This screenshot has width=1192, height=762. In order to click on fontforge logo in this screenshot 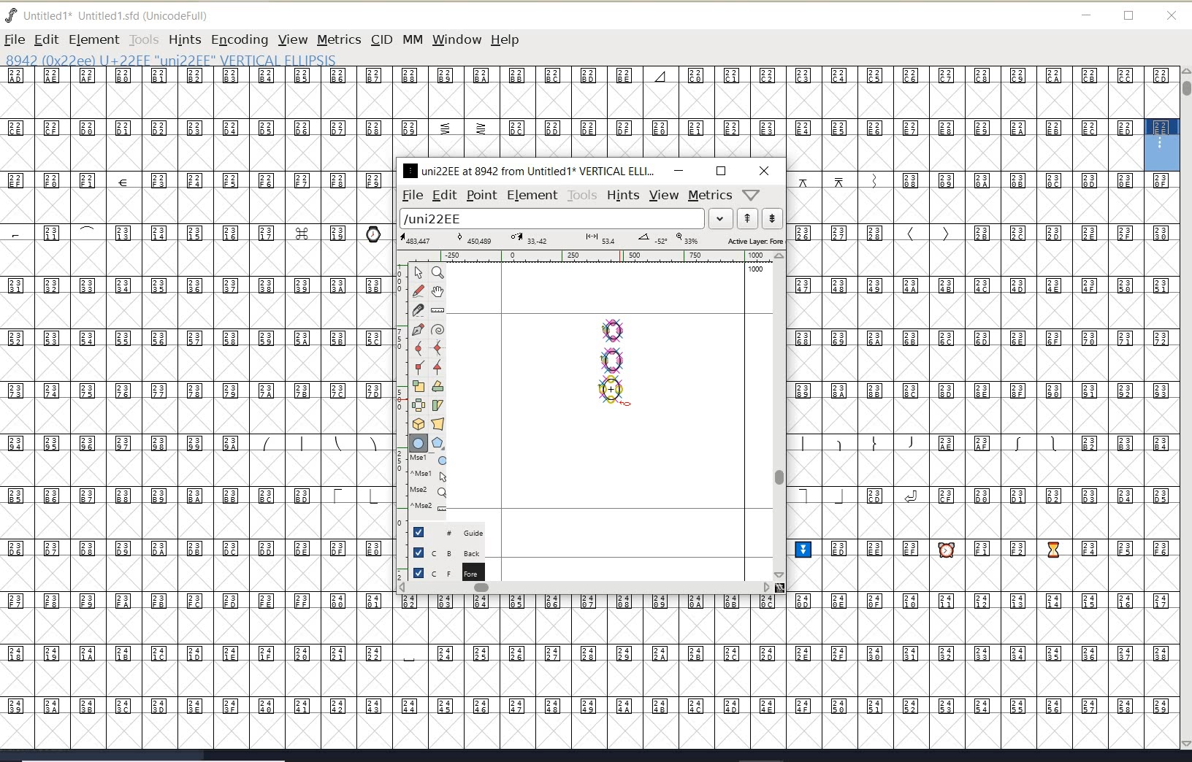, I will do `click(12, 15)`.